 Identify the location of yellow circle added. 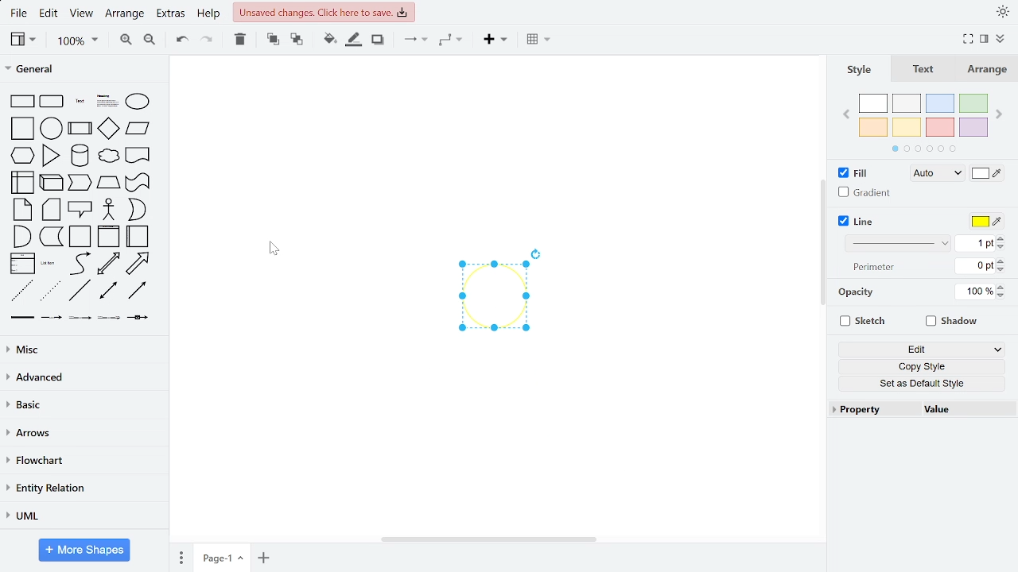
(493, 296).